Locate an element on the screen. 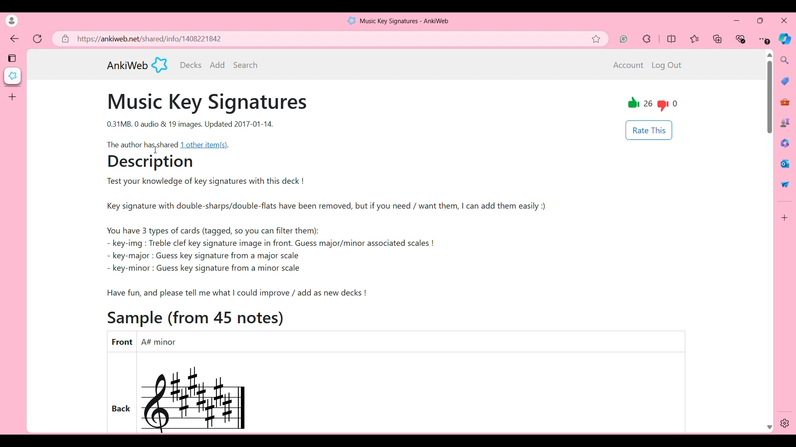  1 other item(s). is located at coordinates (206, 145).